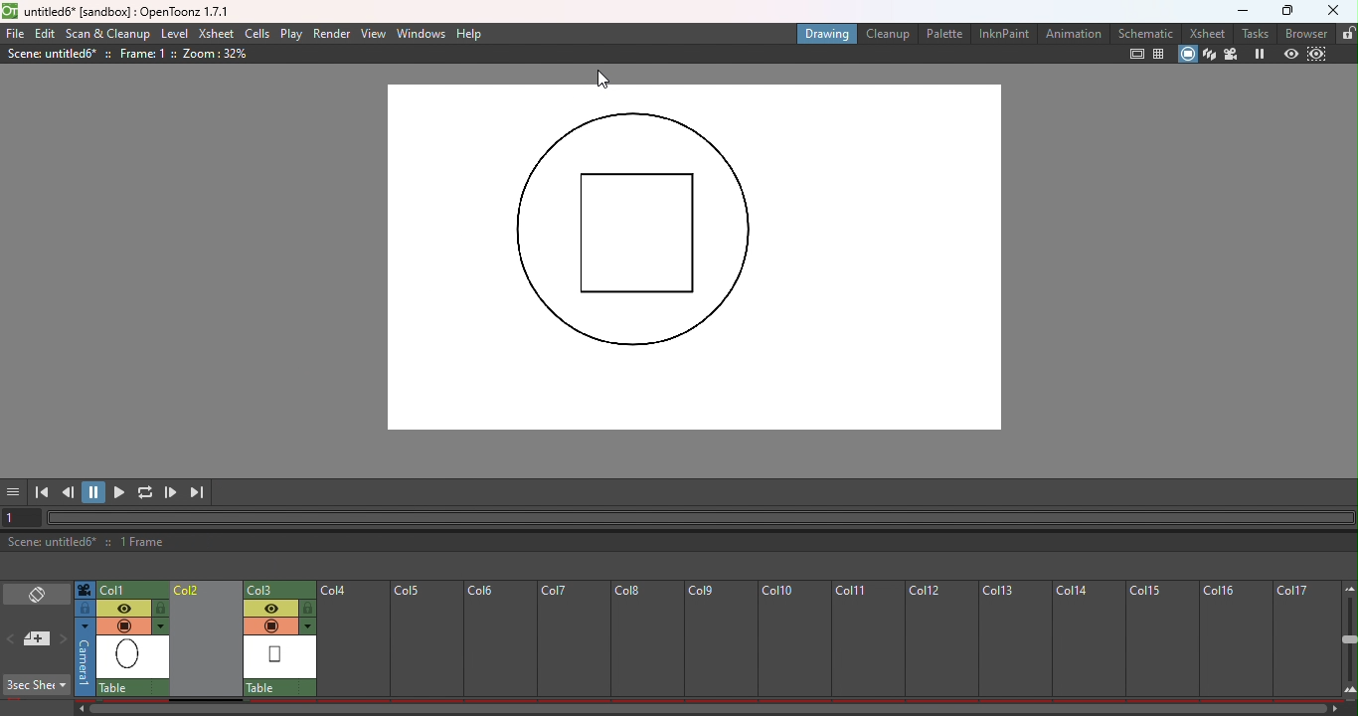 This screenshot has width=1358, height=716. What do you see at coordinates (132, 688) in the screenshot?
I see `Table` at bounding box center [132, 688].